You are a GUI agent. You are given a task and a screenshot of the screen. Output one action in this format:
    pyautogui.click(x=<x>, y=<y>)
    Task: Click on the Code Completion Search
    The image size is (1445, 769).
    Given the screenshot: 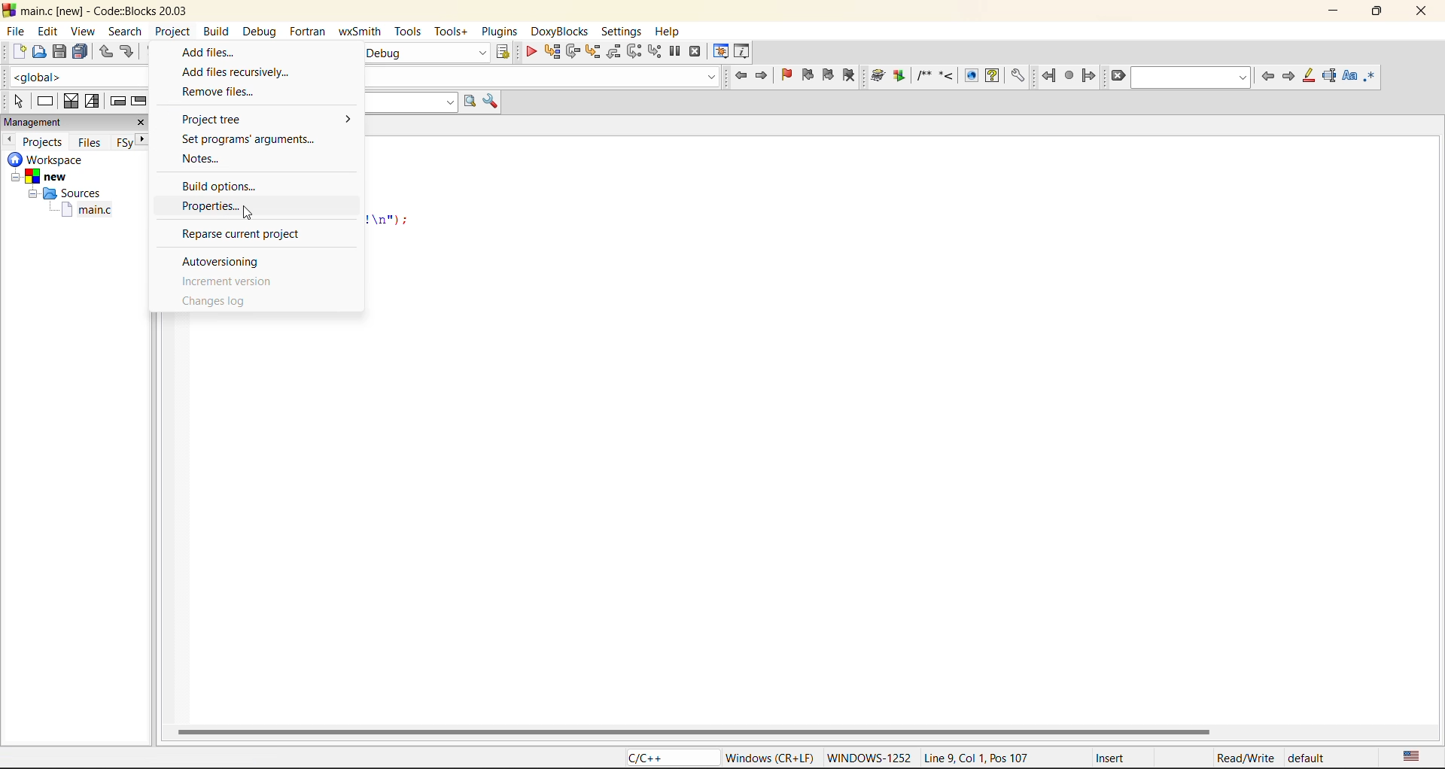 What is the action you would take?
    pyautogui.click(x=542, y=76)
    